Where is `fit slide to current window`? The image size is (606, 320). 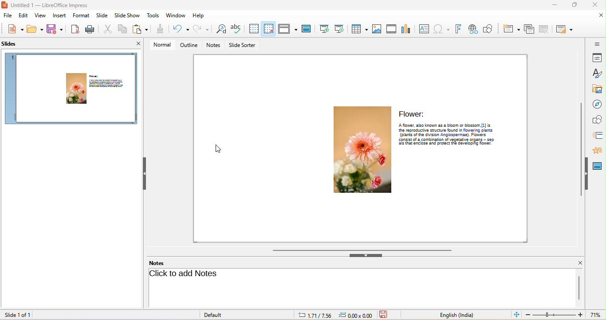 fit slide to current window is located at coordinates (515, 315).